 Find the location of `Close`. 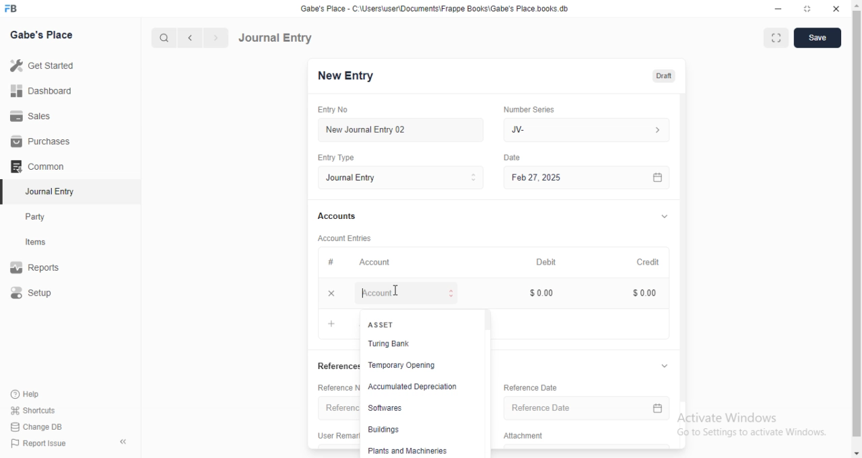

Close is located at coordinates (836, 9).